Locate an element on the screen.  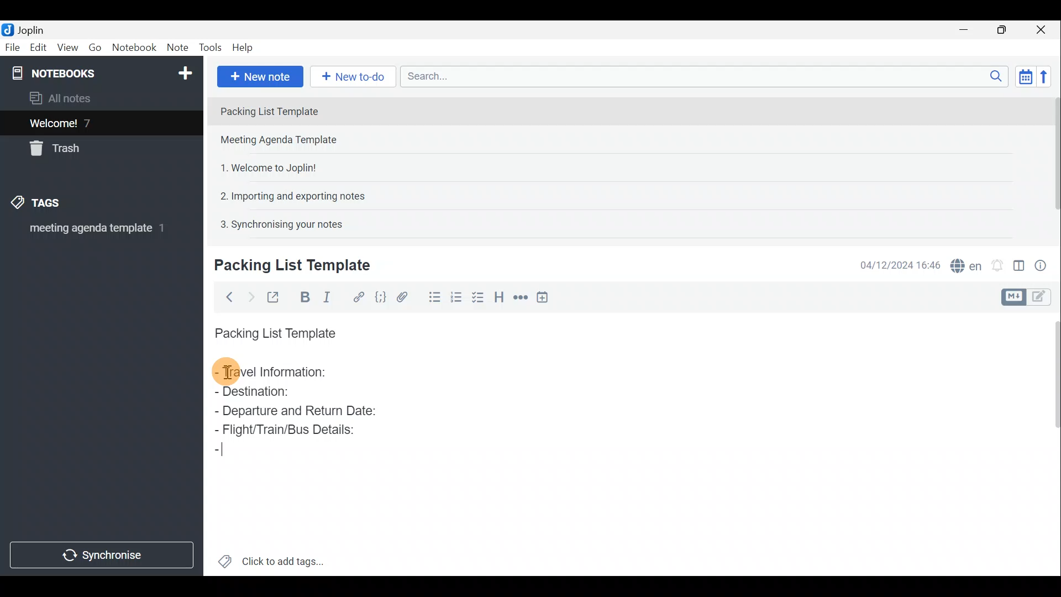
All notes is located at coordinates (64, 98).